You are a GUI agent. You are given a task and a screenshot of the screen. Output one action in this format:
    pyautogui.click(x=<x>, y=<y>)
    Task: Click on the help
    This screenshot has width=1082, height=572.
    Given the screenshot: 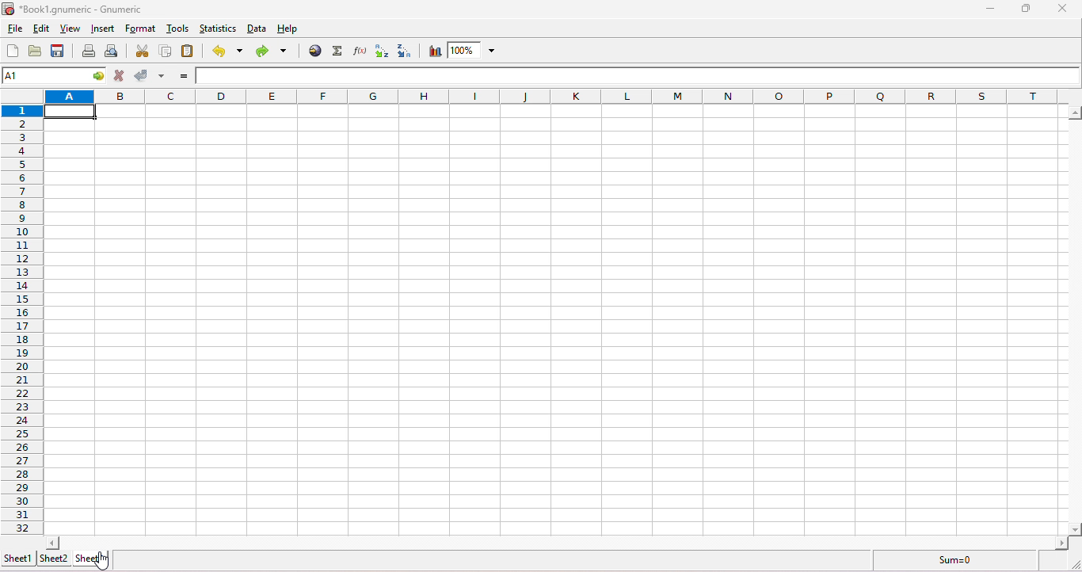 What is the action you would take?
    pyautogui.click(x=289, y=25)
    